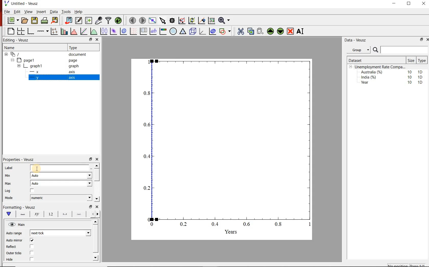 The image size is (429, 267). What do you see at coordinates (79, 214) in the screenshot?
I see `minor ticks` at bounding box center [79, 214].